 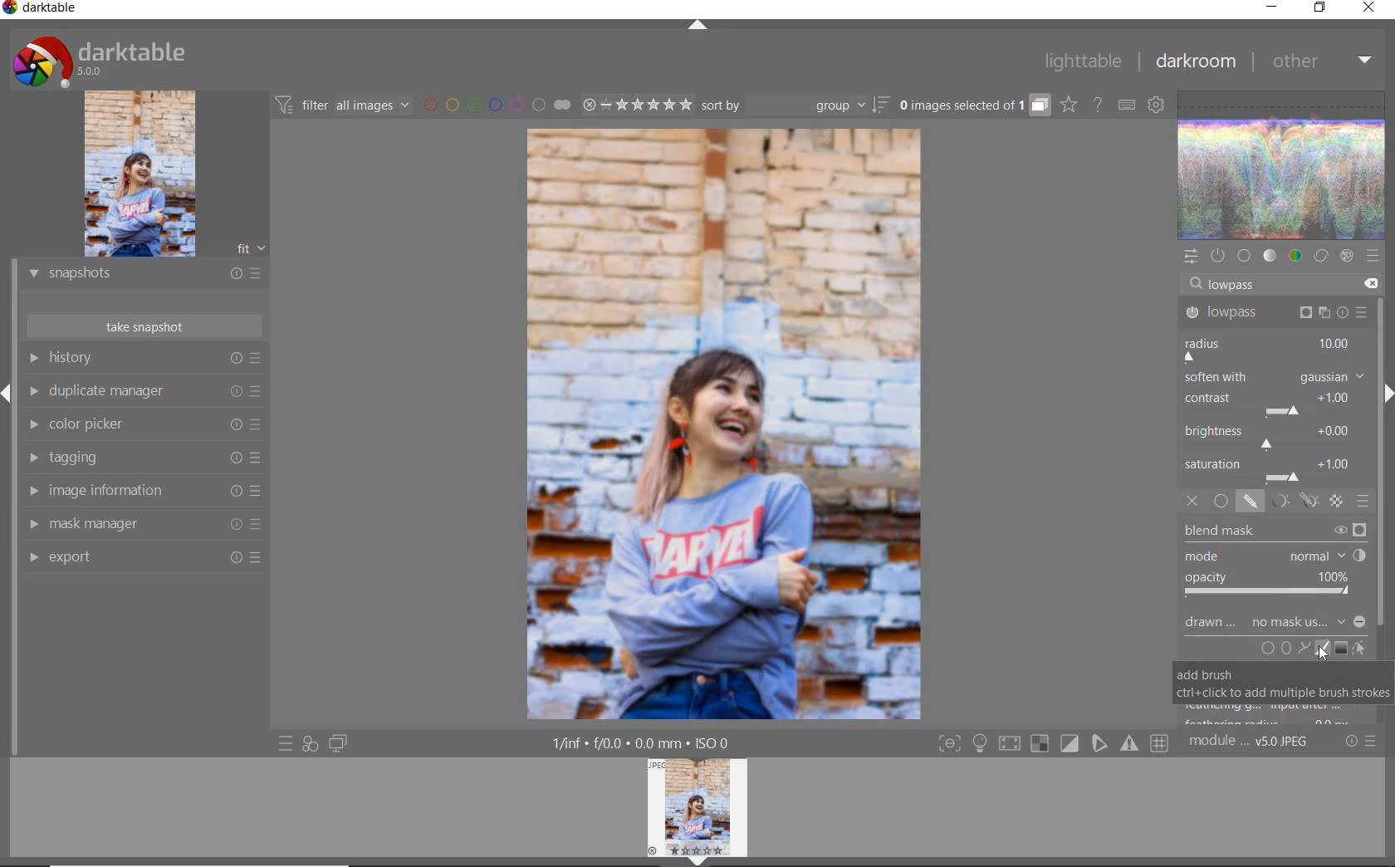 I want to click on filter all images by module order, so click(x=344, y=106).